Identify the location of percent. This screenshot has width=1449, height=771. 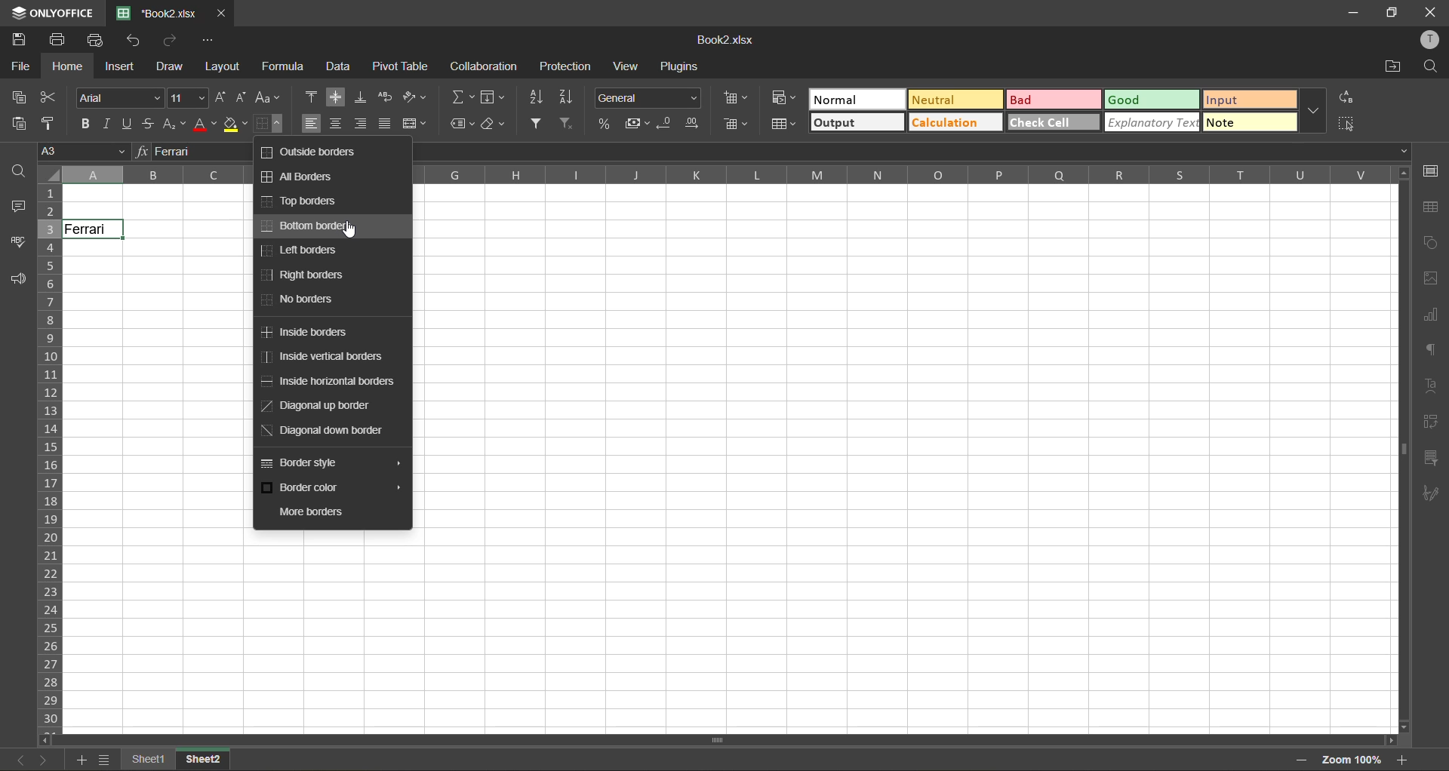
(603, 124).